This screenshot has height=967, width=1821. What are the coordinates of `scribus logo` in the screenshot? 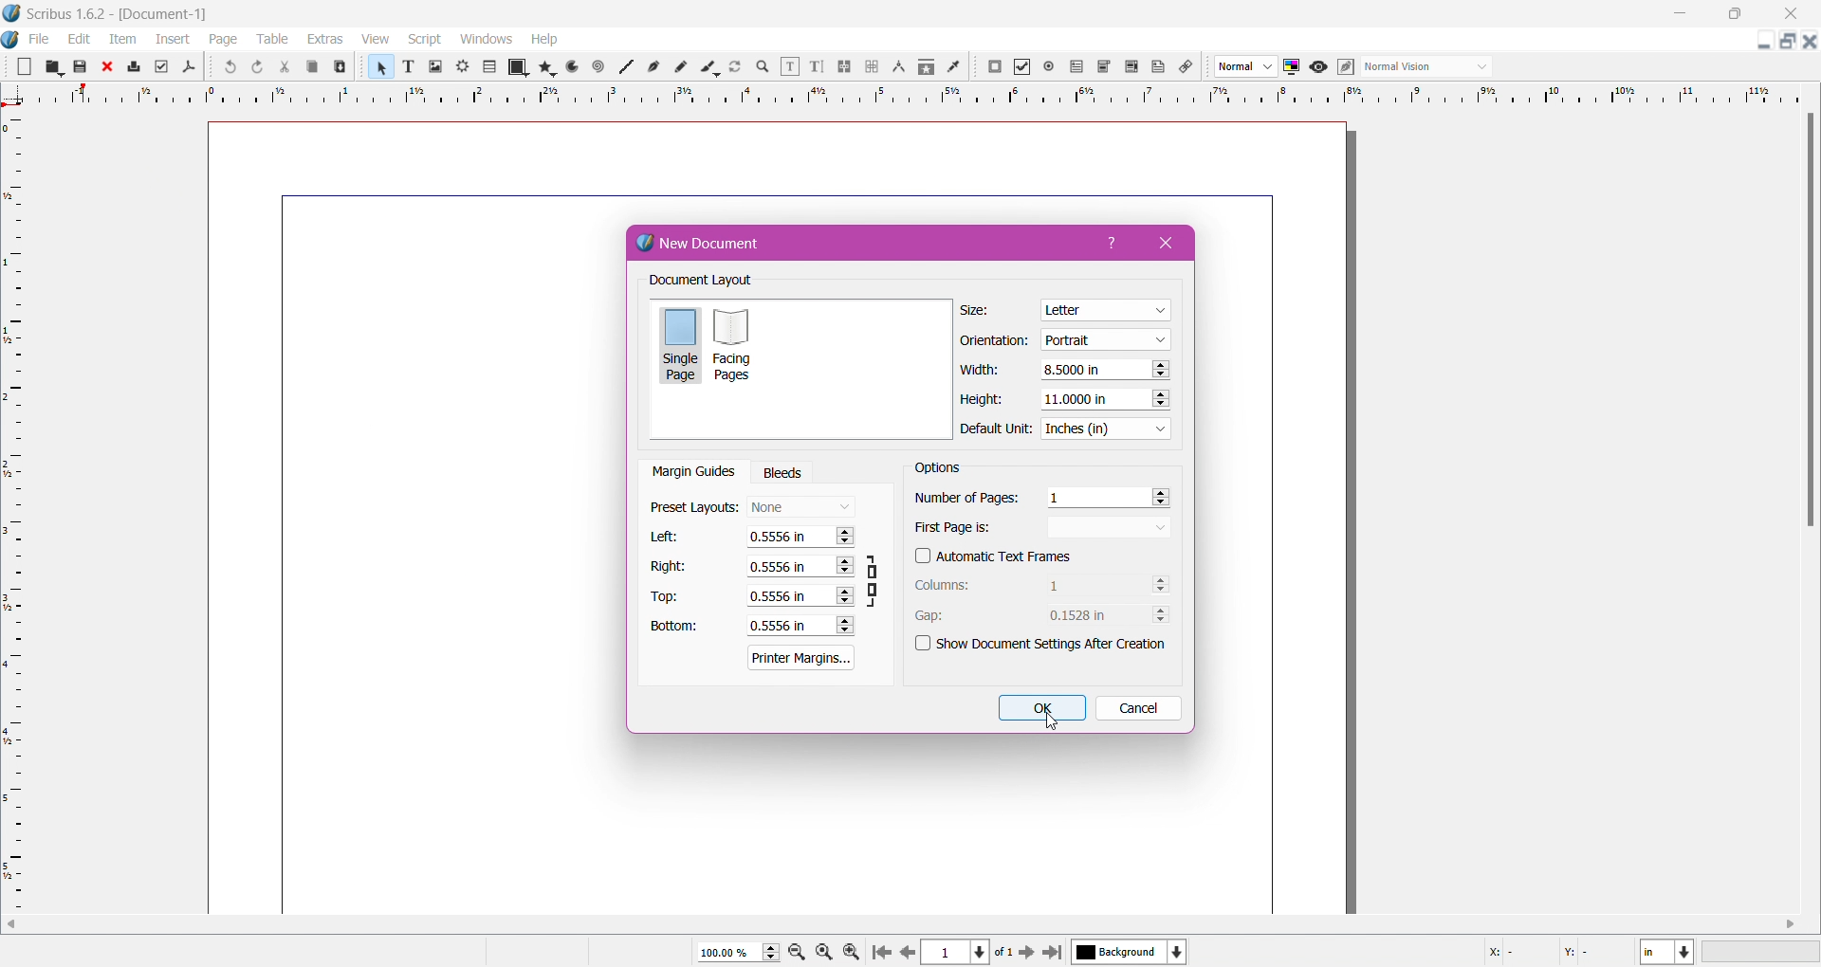 It's located at (15, 13).